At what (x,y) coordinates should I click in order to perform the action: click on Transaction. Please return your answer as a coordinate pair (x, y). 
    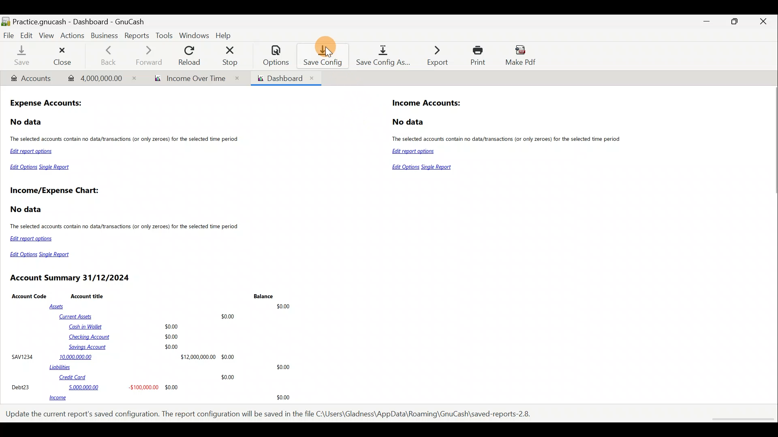
    Looking at the image, I should click on (98, 77).